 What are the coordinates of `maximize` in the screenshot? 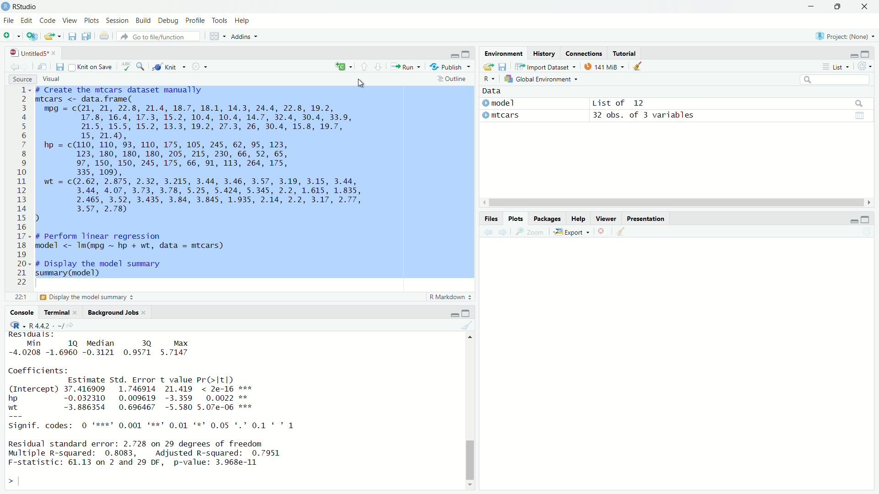 It's located at (467, 54).